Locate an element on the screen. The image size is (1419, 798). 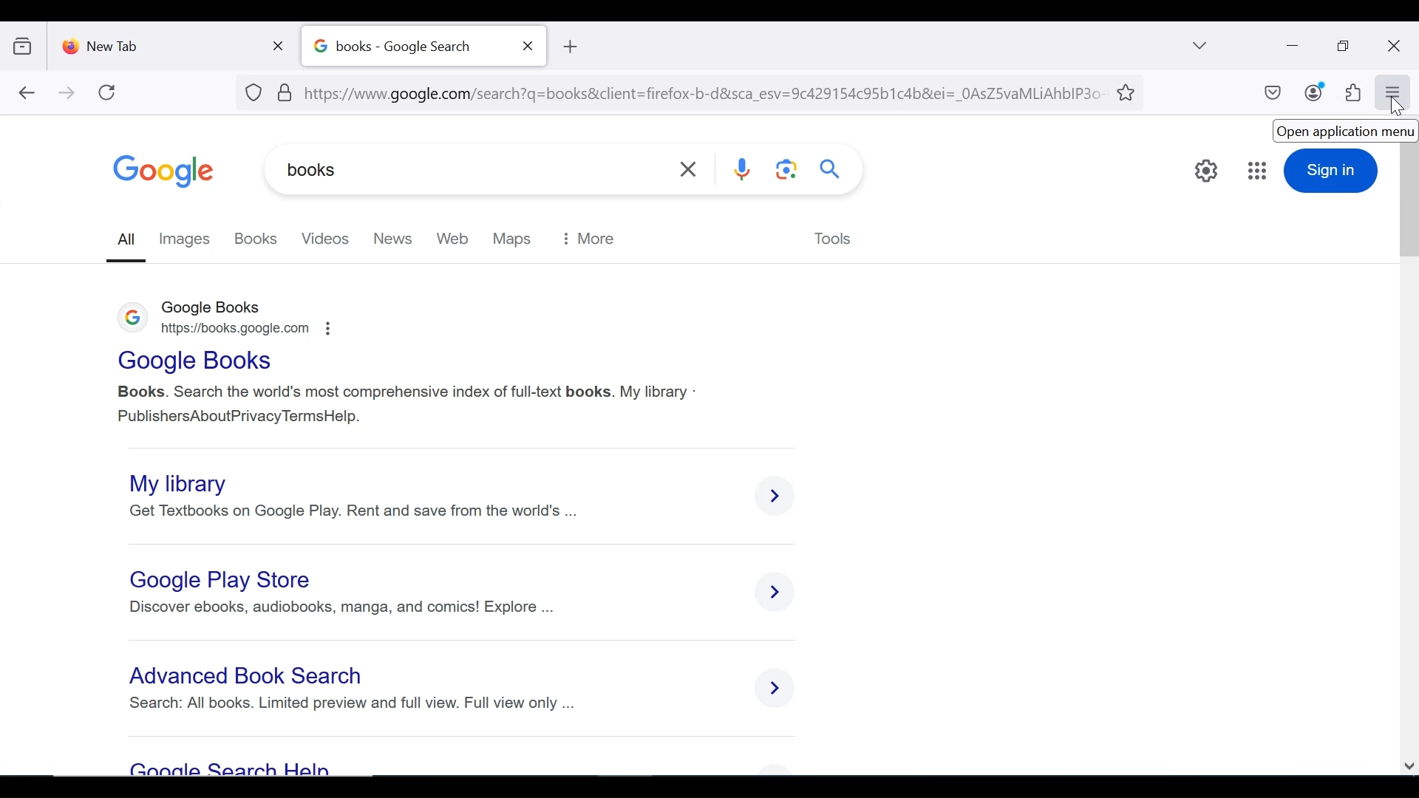
sign in is located at coordinates (1333, 169).